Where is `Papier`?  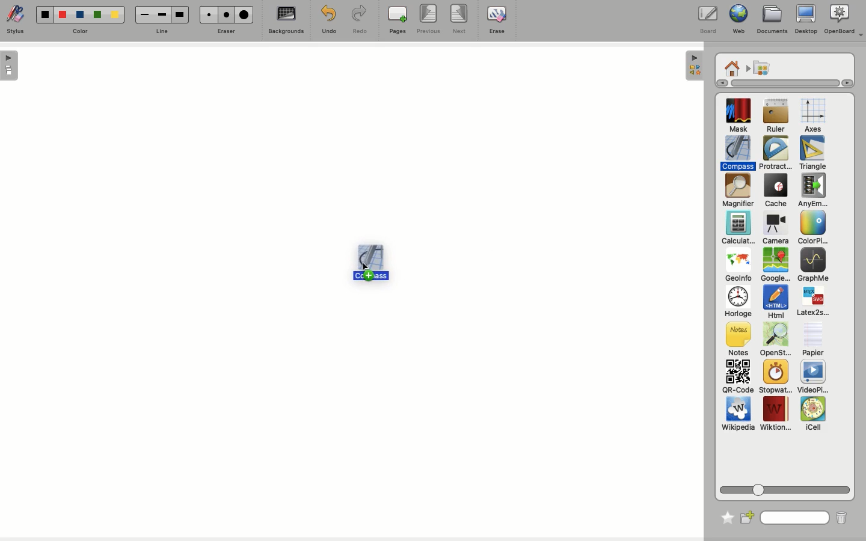
Papier is located at coordinates (812, 338).